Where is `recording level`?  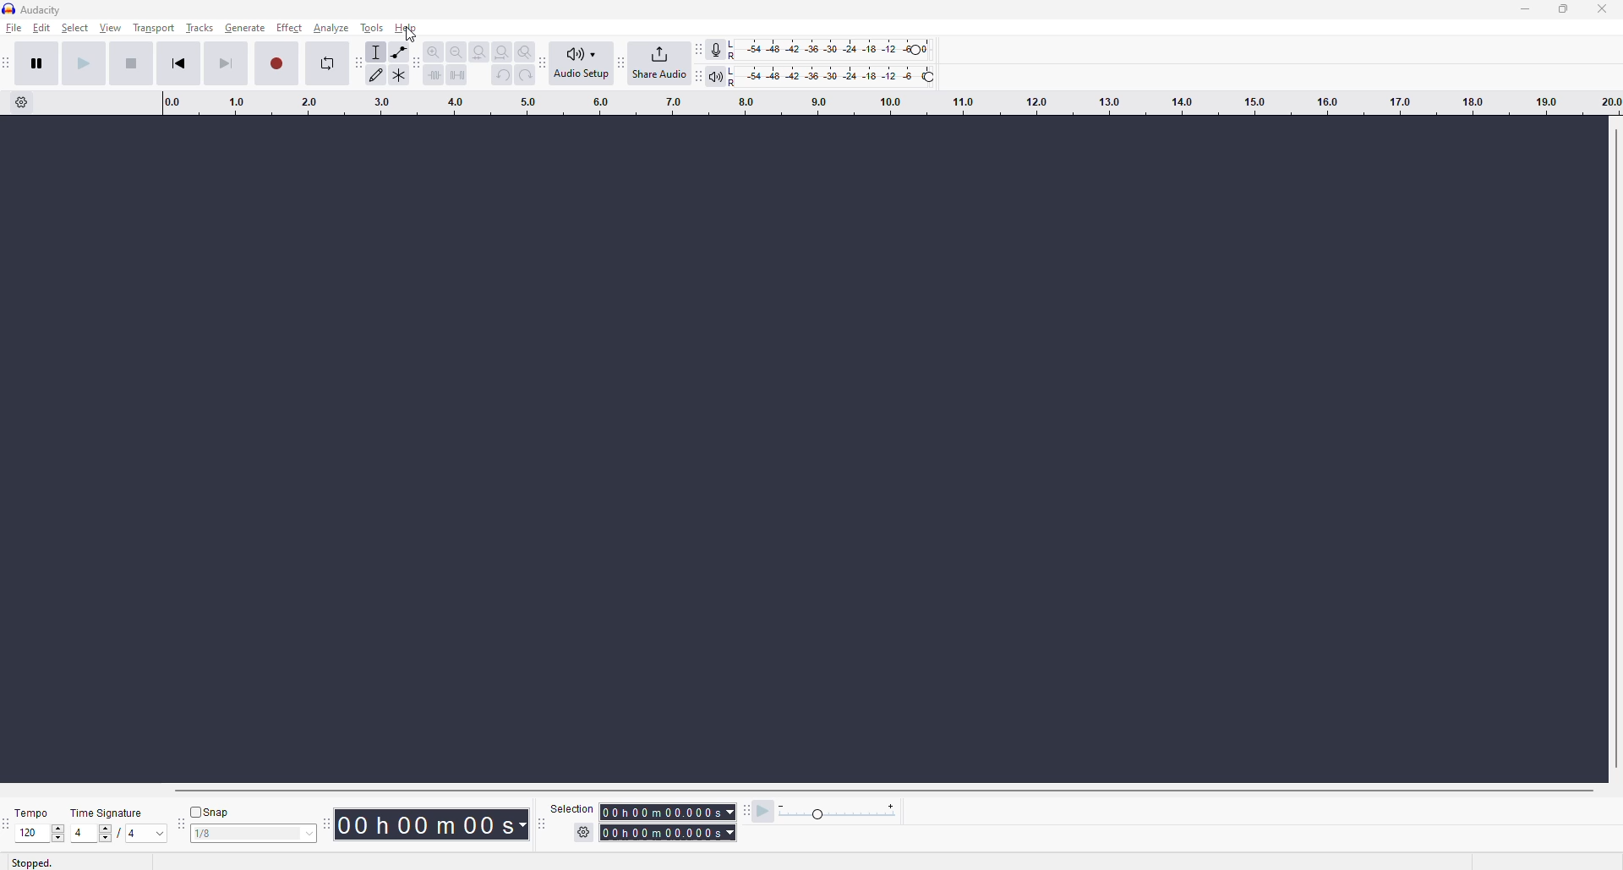
recording level is located at coordinates (839, 49).